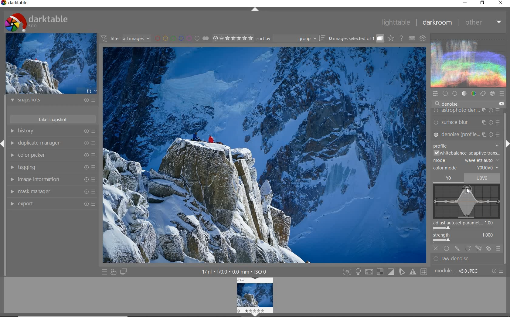  Describe the element at coordinates (498, 271) in the screenshot. I see `reset or presets and preferences` at that location.